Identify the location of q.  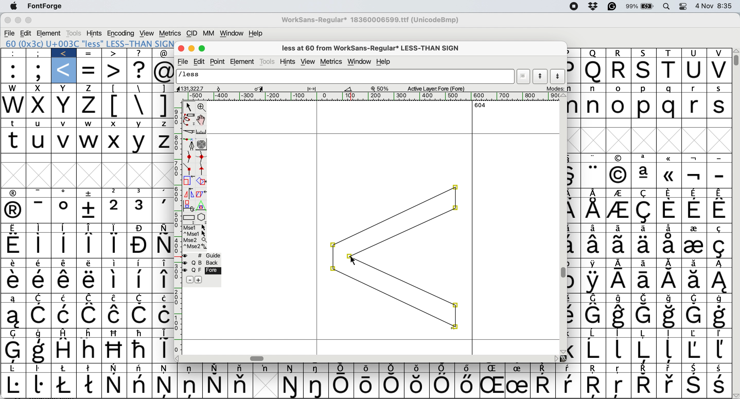
(669, 105).